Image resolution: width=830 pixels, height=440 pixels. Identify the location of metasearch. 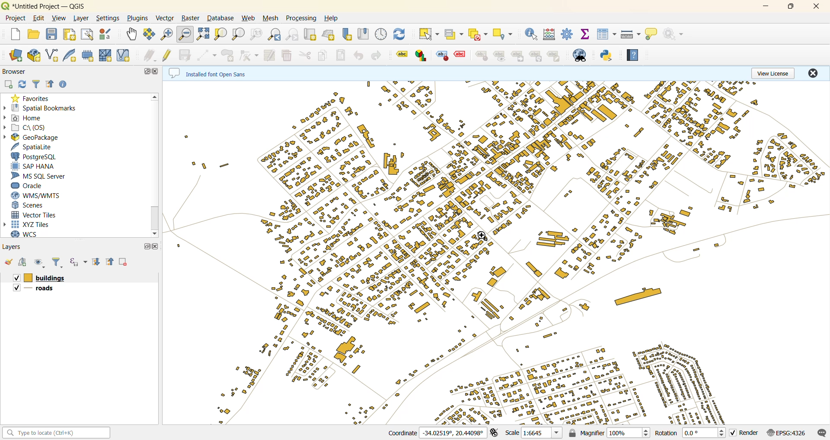
(583, 55).